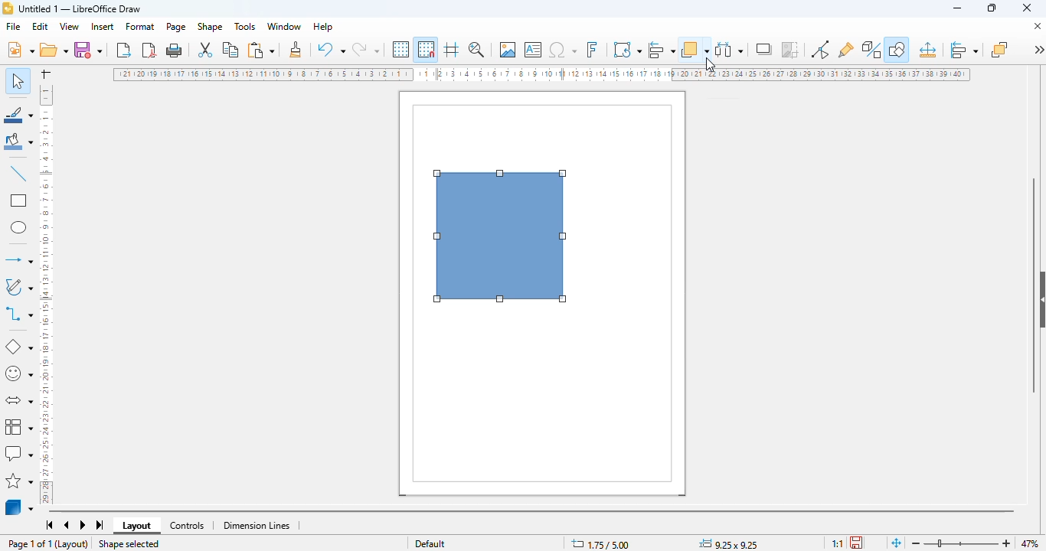 The image size is (1046, 551). I want to click on show, so click(1039, 300).